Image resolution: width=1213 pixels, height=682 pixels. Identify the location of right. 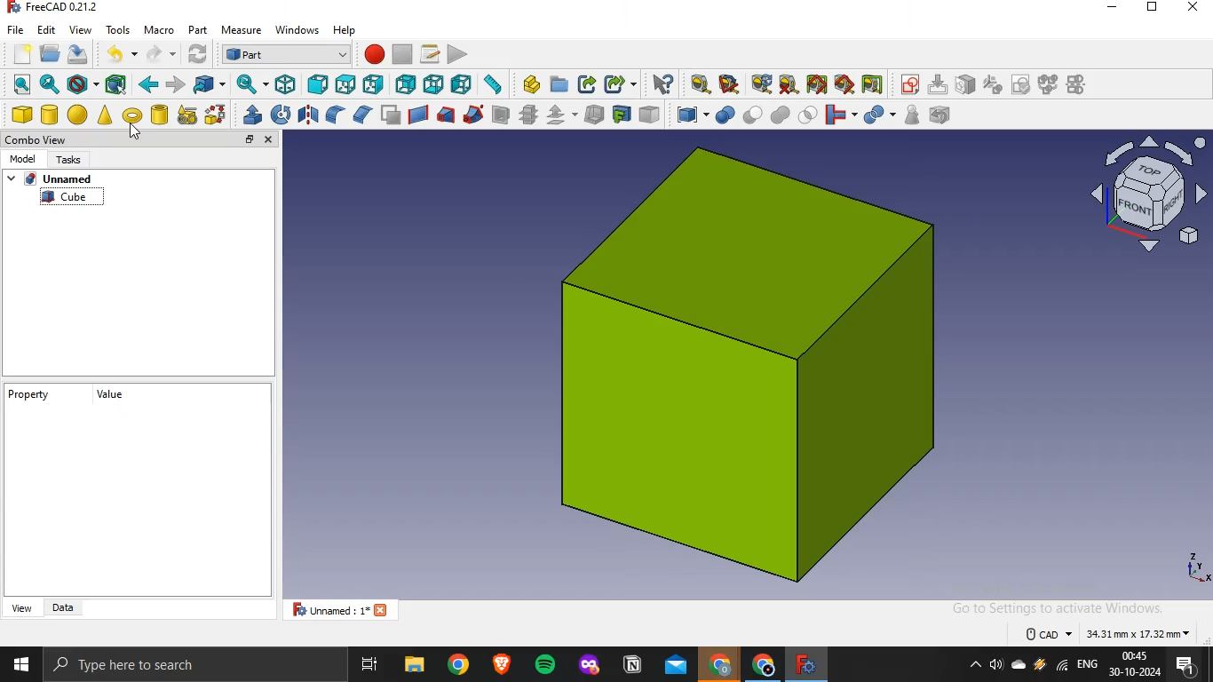
(374, 83).